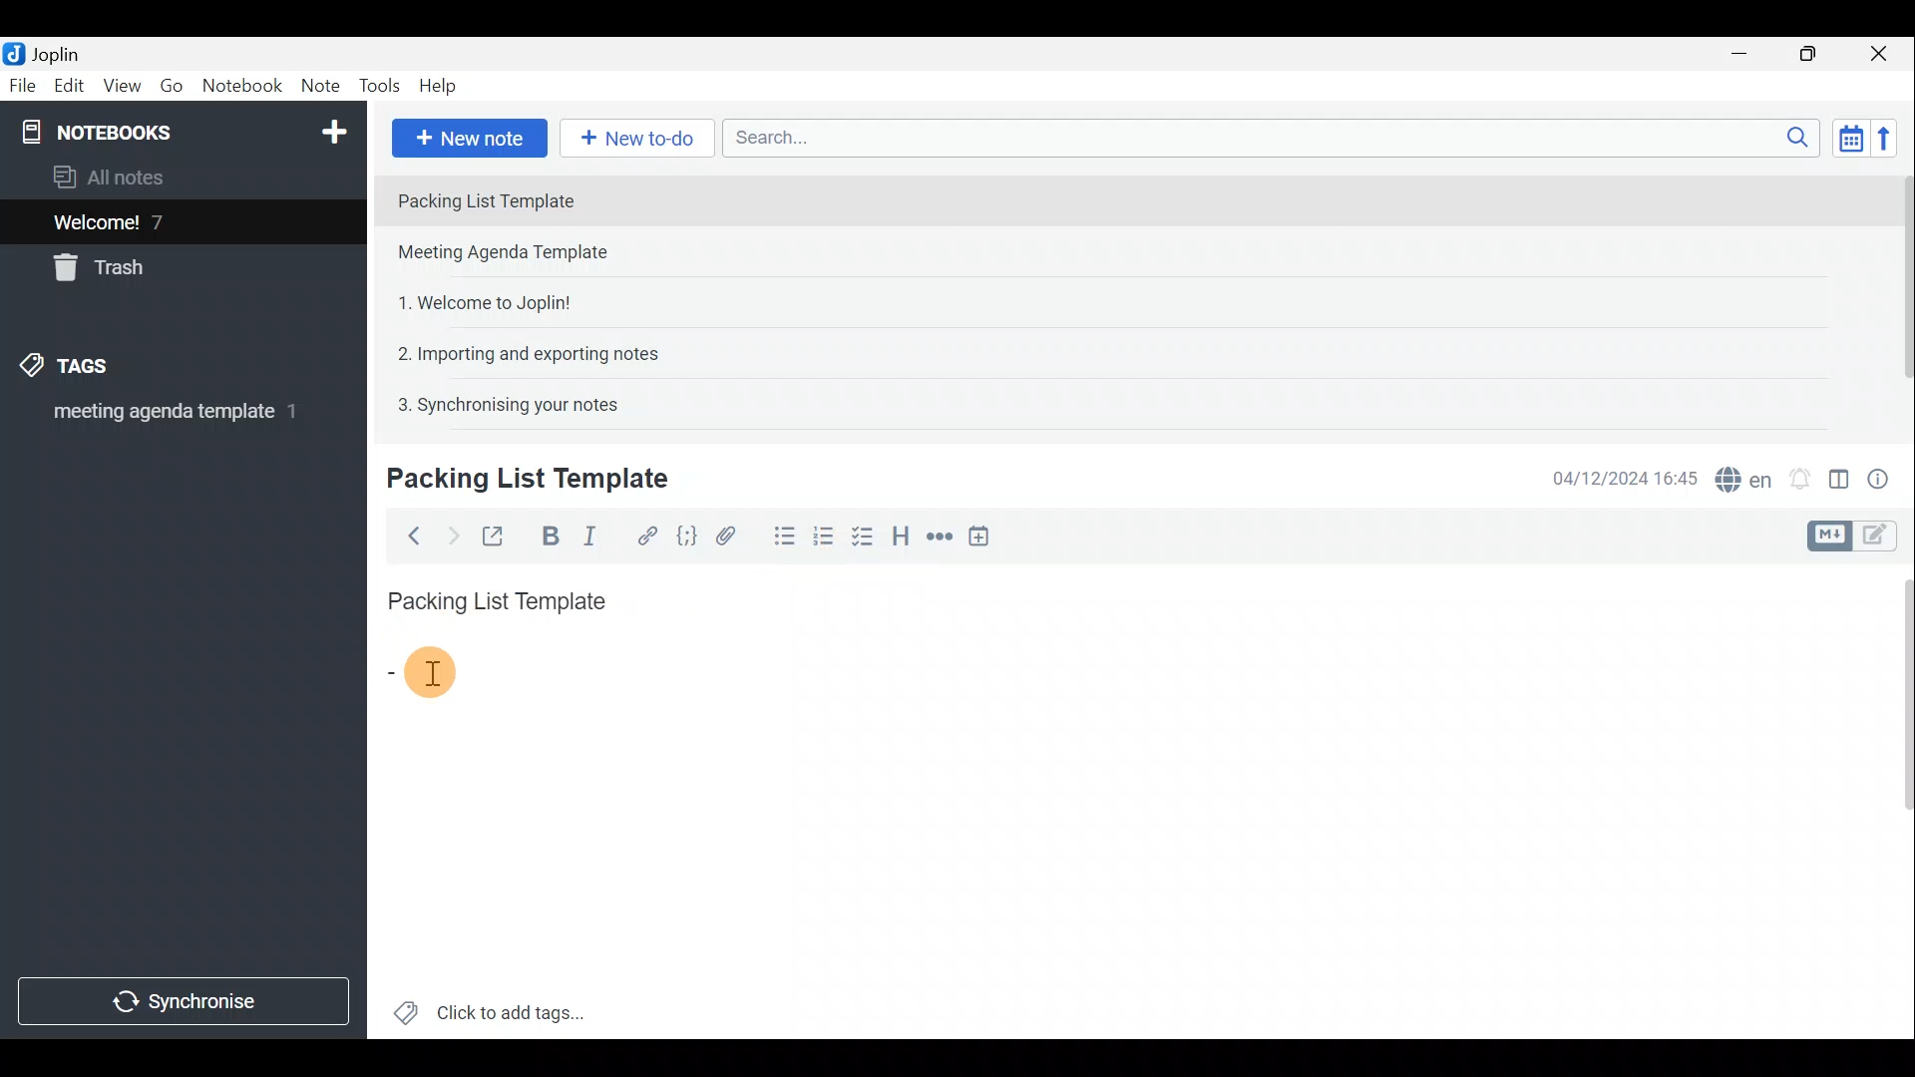 The width and height of the screenshot is (1915, 1077). What do you see at coordinates (449, 534) in the screenshot?
I see `Forward` at bounding box center [449, 534].